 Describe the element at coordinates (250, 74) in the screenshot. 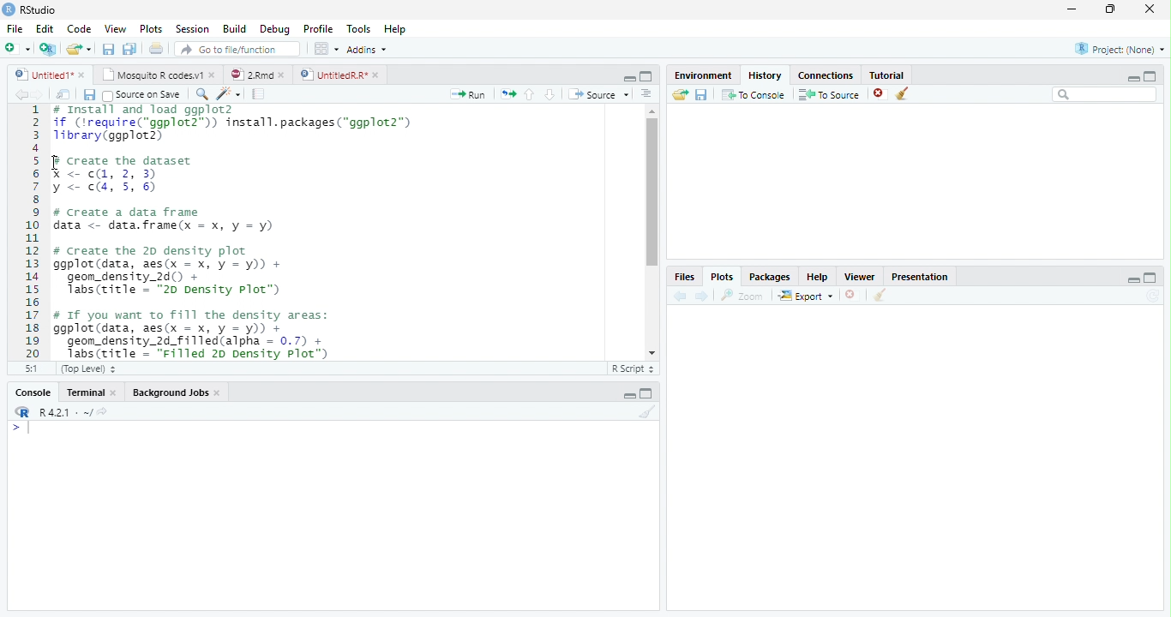

I see `2Rmd` at that location.